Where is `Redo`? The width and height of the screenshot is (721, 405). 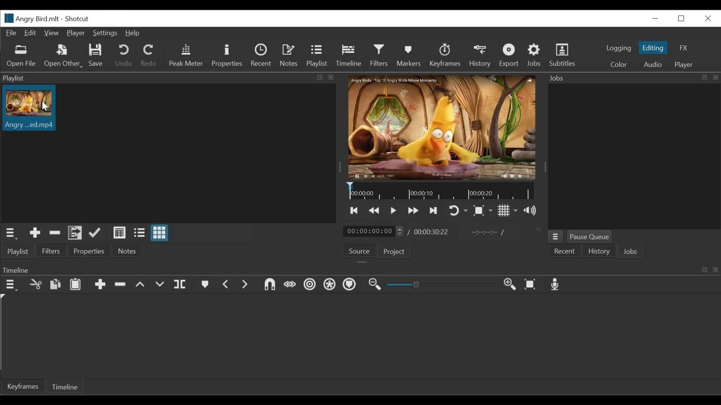 Redo is located at coordinates (149, 55).